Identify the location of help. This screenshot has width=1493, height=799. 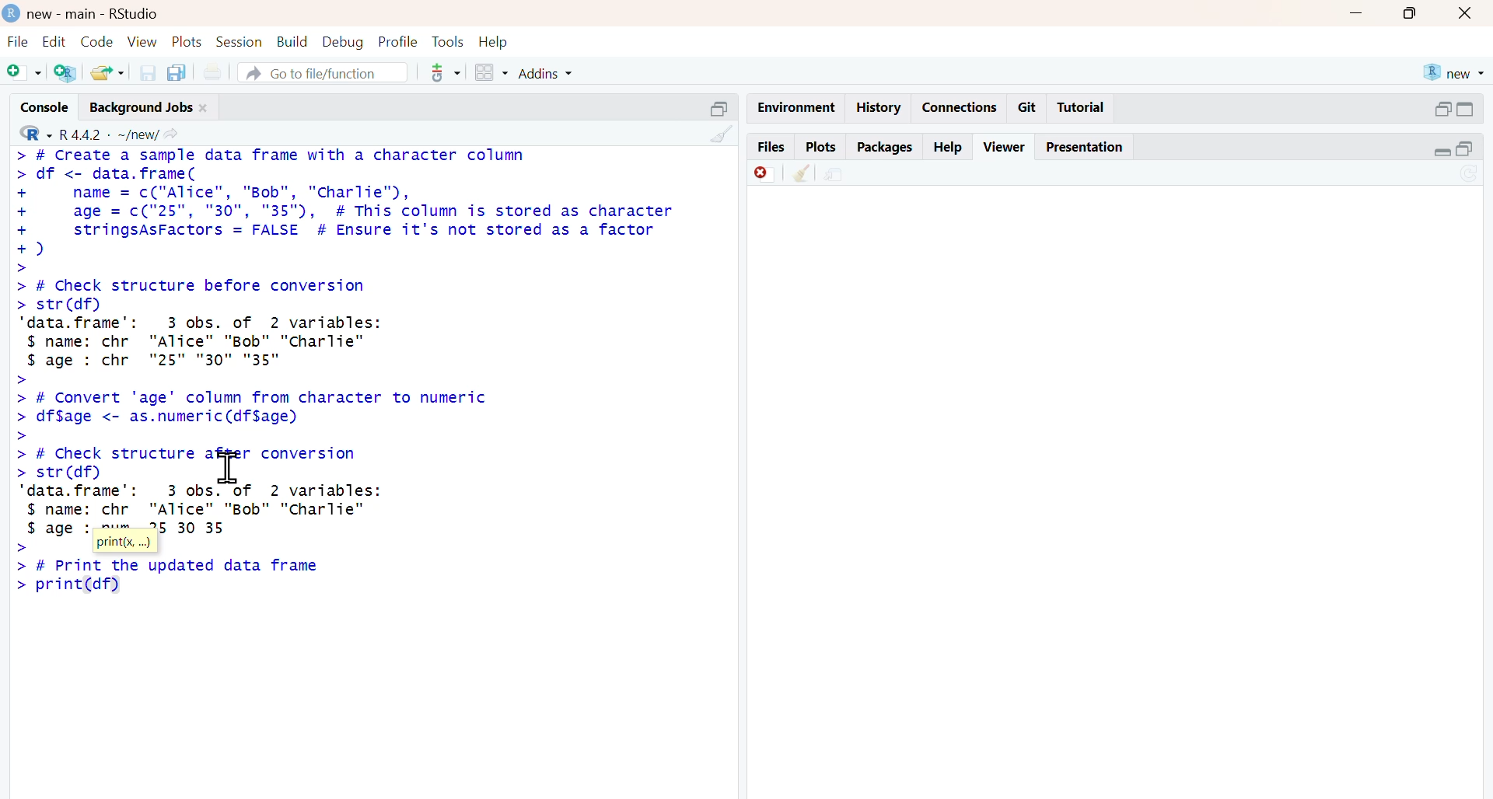
(949, 147).